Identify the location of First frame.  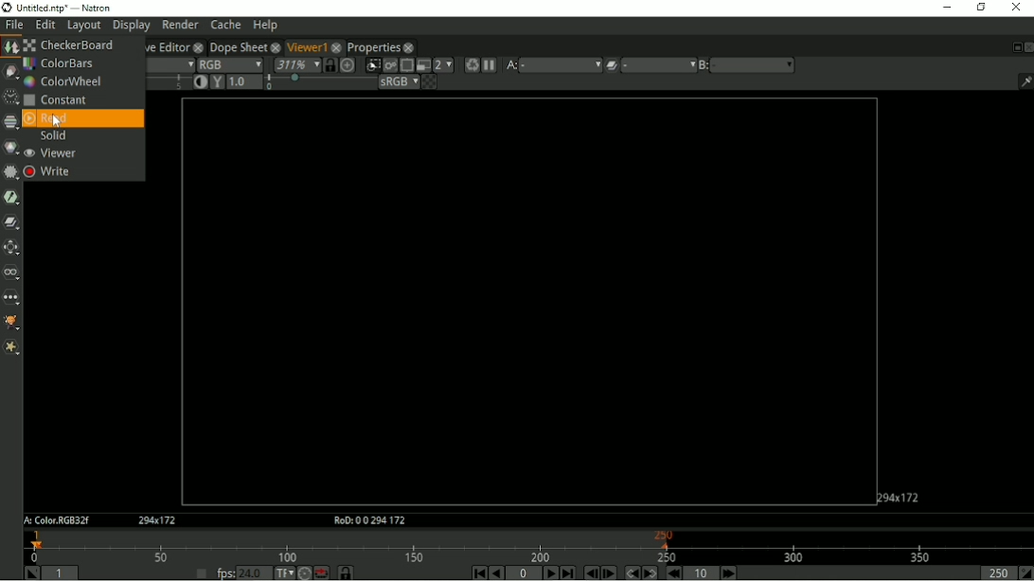
(478, 572).